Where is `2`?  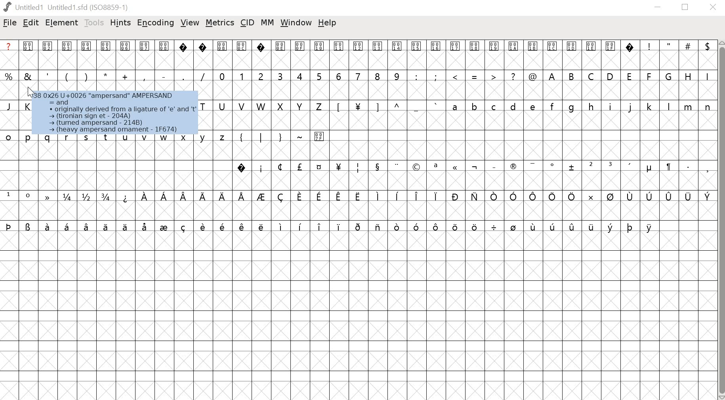 2 is located at coordinates (261, 75).